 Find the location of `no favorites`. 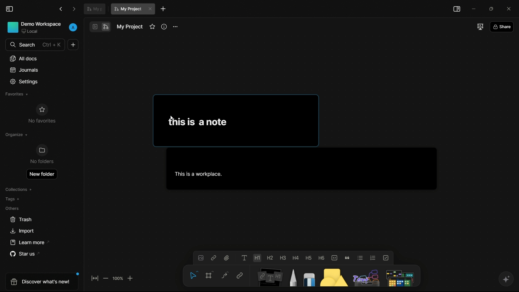

no favorites is located at coordinates (42, 114).